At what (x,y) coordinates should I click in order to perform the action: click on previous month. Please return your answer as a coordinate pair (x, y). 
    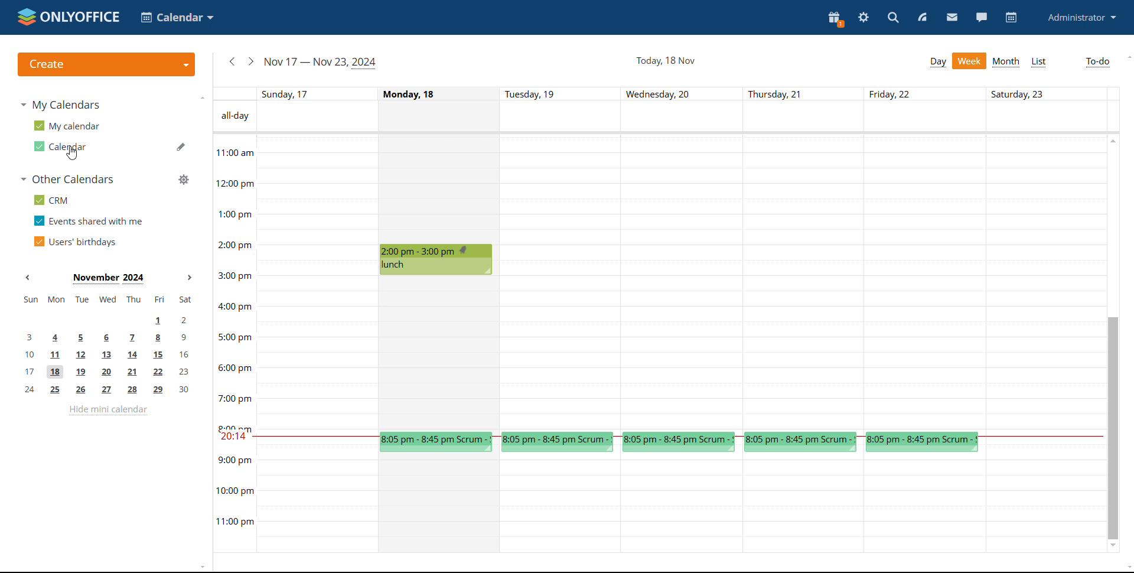
    Looking at the image, I should click on (232, 62).